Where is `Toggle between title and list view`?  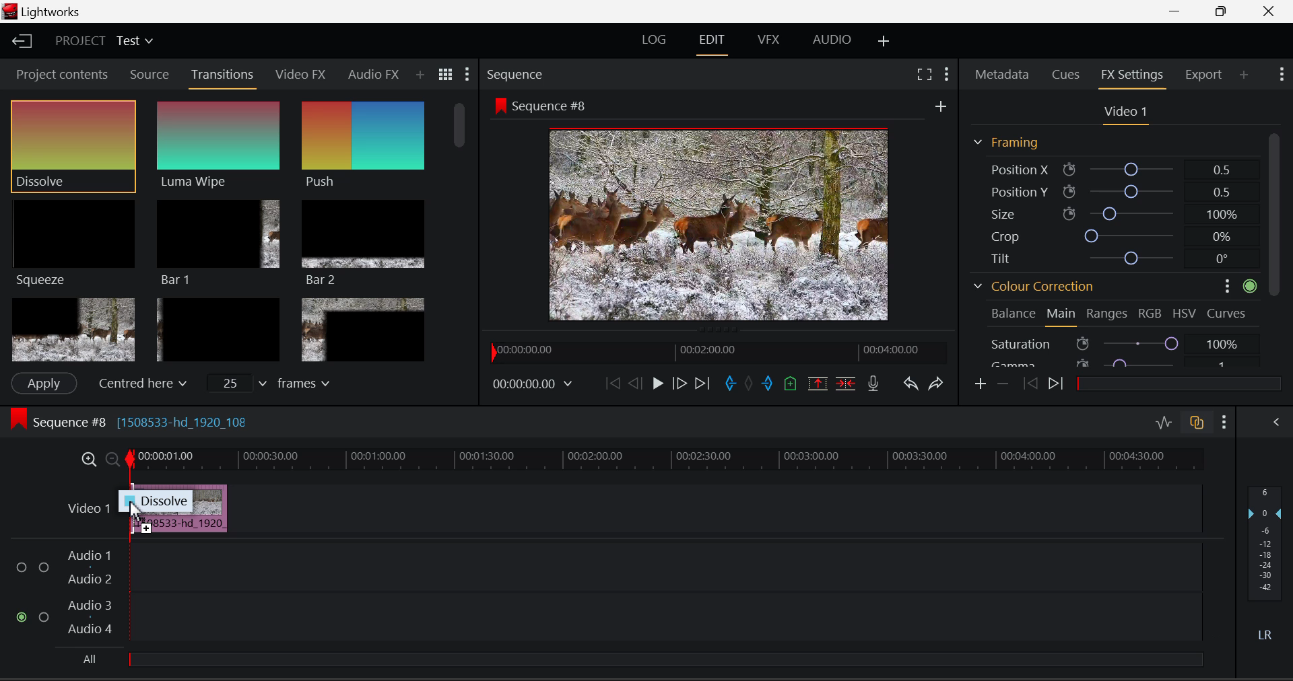 Toggle between title and list view is located at coordinates (445, 73).